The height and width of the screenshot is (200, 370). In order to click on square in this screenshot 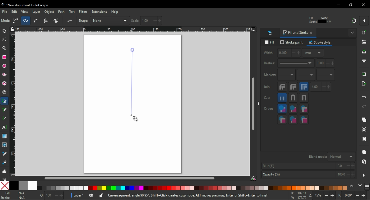, I will do `click(304, 98)`.